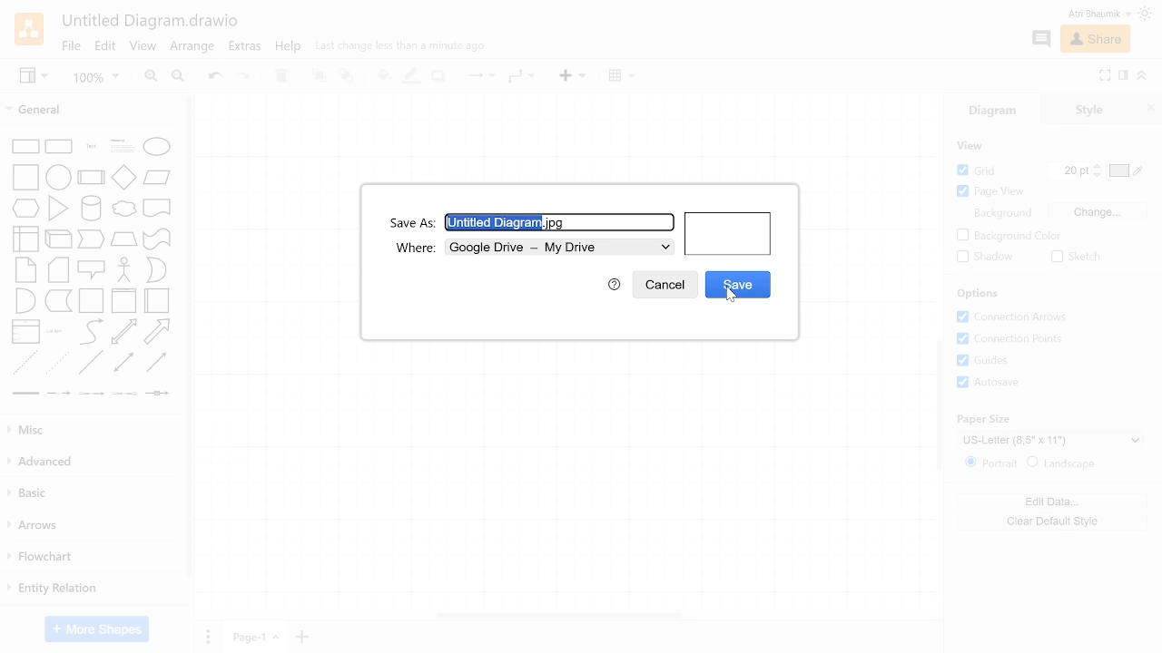 Image resolution: width=1162 pixels, height=653 pixels. Describe the element at coordinates (153, 77) in the screenshot. I see `Zoom in` at that location.